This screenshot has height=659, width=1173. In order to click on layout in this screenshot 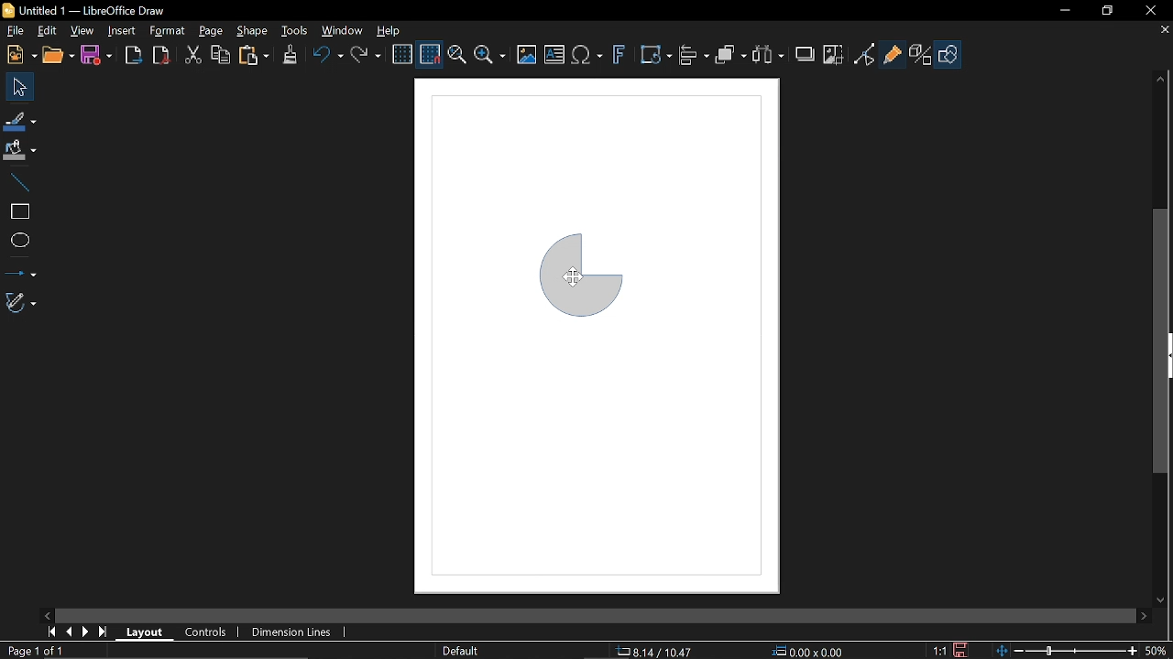, I will do `click(146, 633)`.